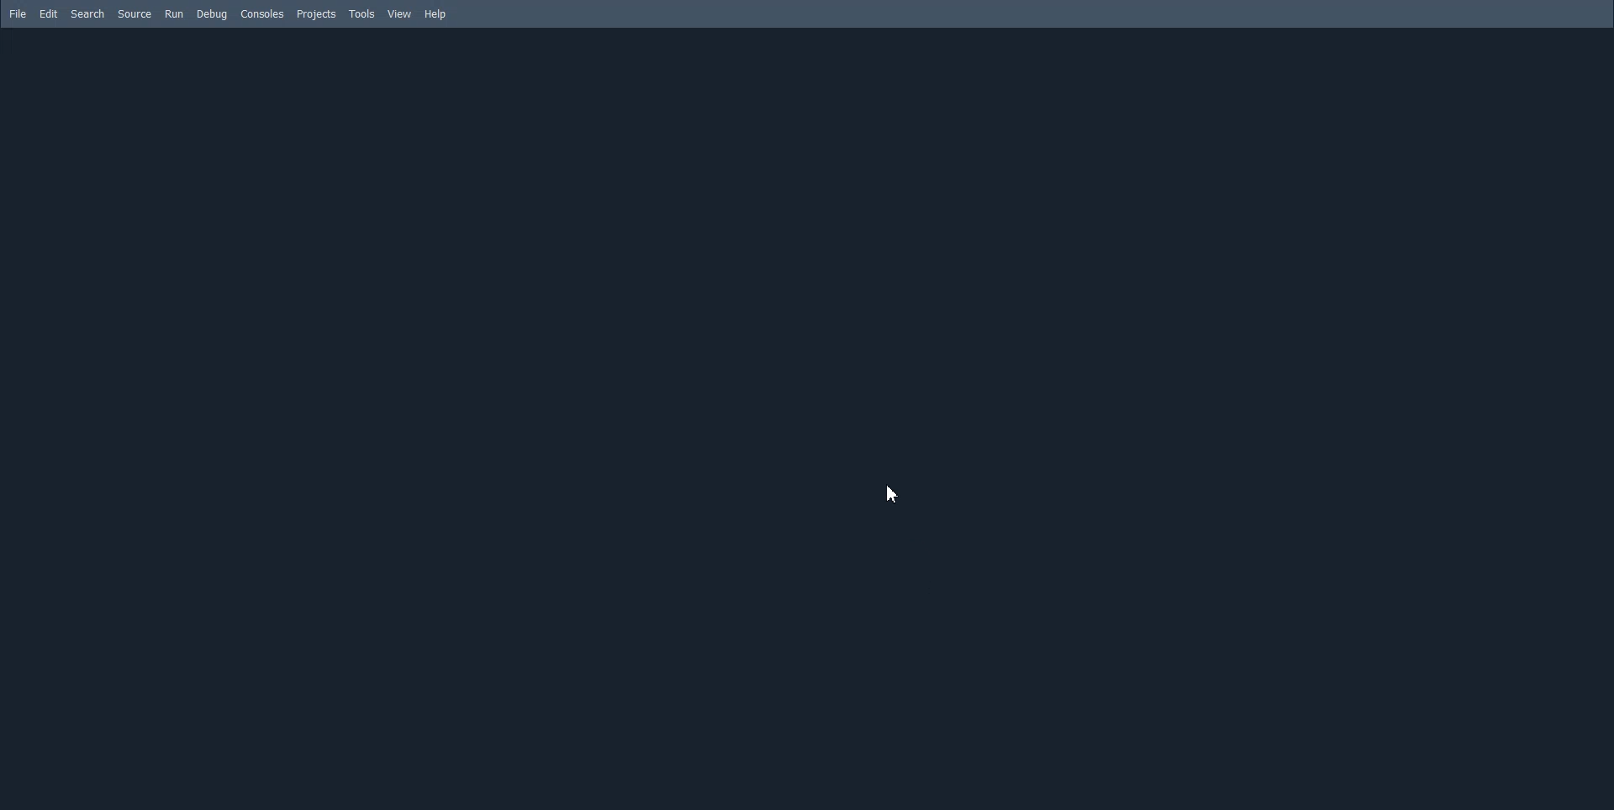 This screenshot has width=1614, height=810. Describe the element at coordinates (17, 13) in the screenshot. I see `File` at that location.